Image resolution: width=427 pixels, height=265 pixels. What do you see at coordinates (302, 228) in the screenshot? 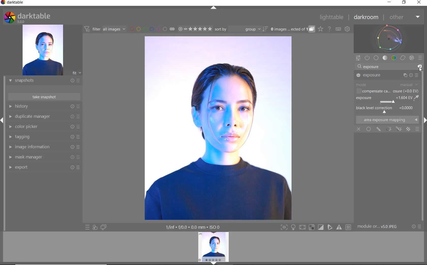
I see `Button` at bounding box center [302, 228].